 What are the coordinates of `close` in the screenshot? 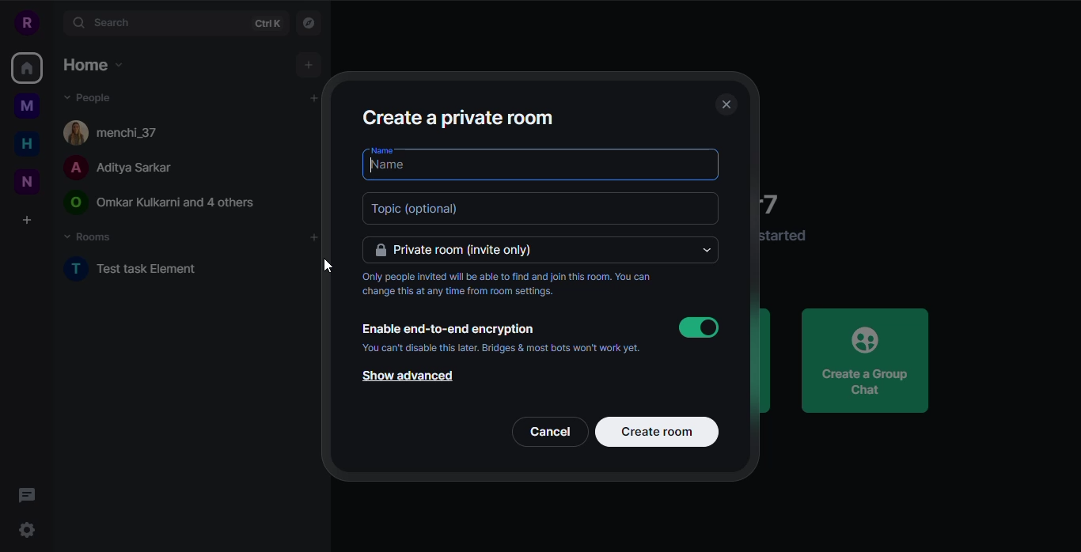 It's located at (725, 105).